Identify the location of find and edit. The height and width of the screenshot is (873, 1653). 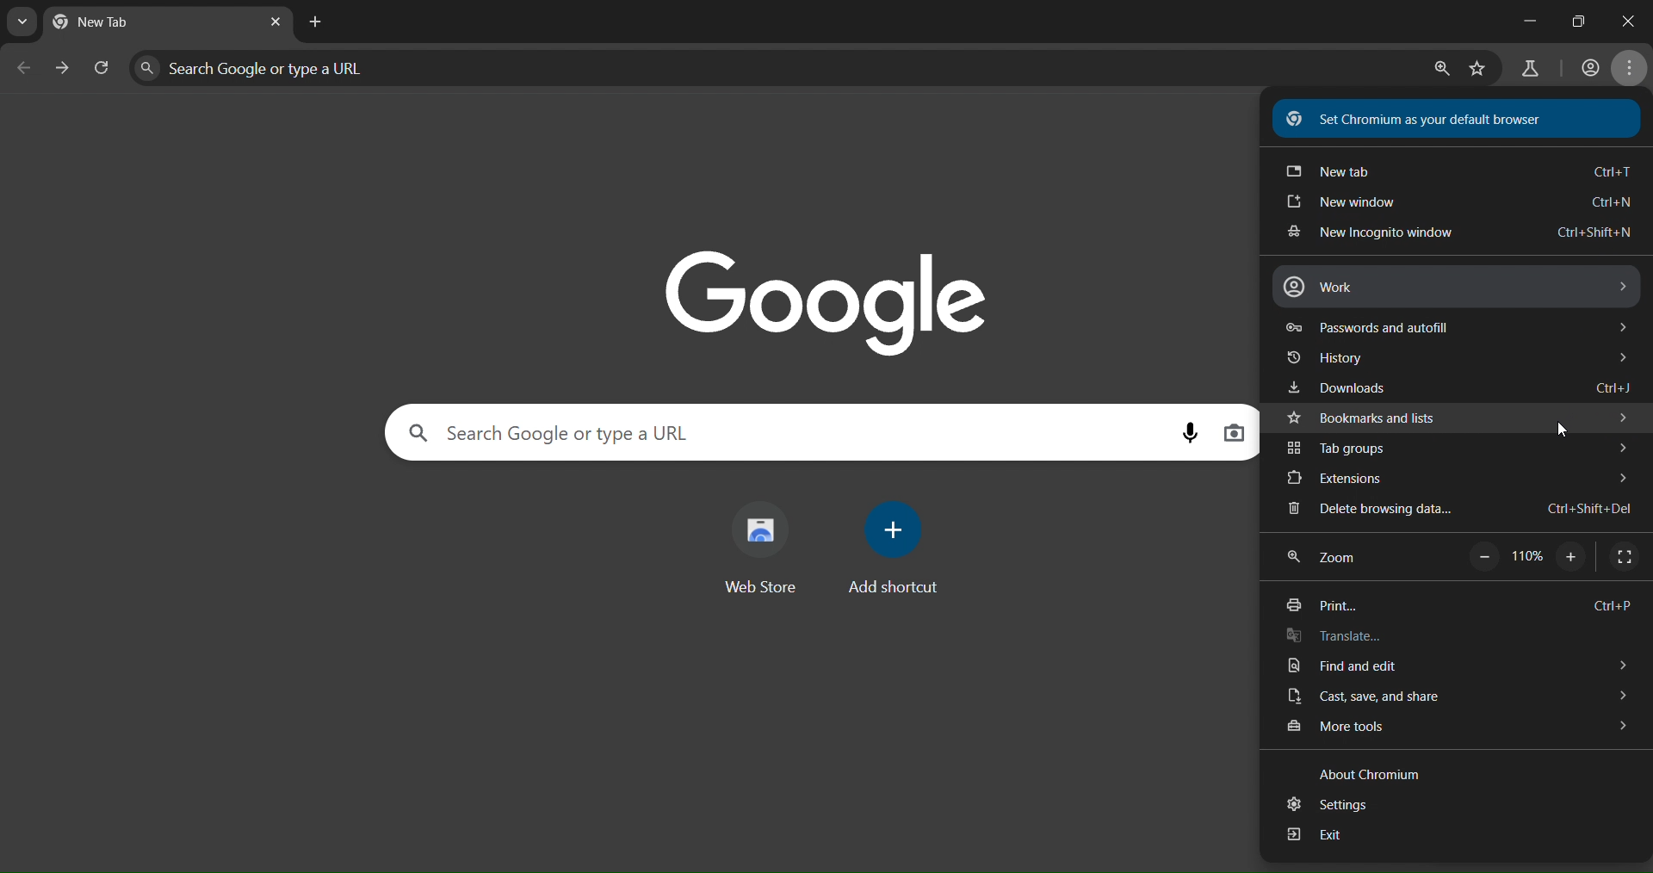
(1454, 664).